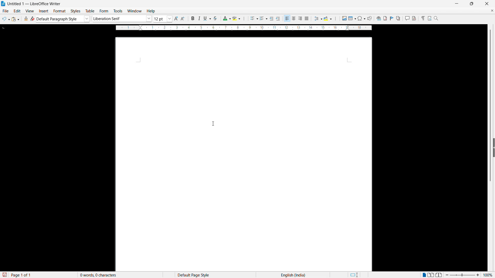 This screenshot has width=495, height=278. I want to click on Font colour , so click(226, 19).